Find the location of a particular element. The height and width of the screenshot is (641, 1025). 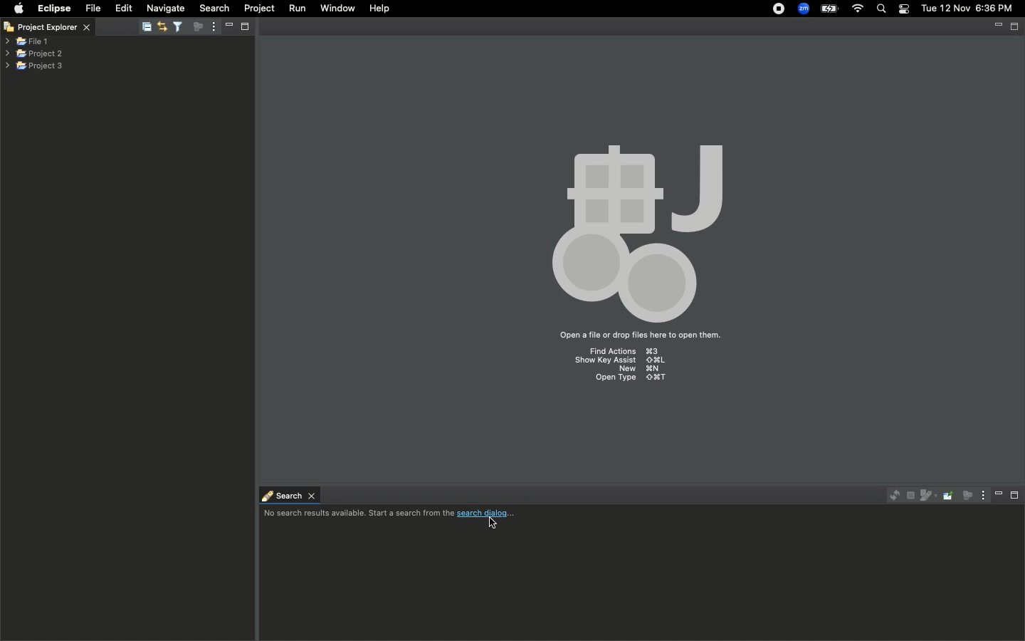

minimize is located at coordinates (228, 26).